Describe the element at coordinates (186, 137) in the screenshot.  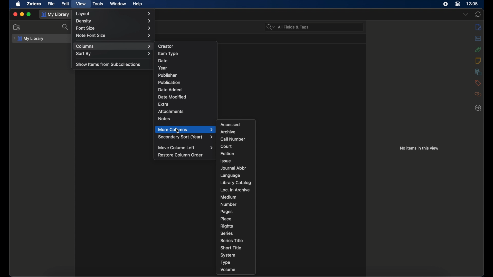
I see `secondary sort` at that location.